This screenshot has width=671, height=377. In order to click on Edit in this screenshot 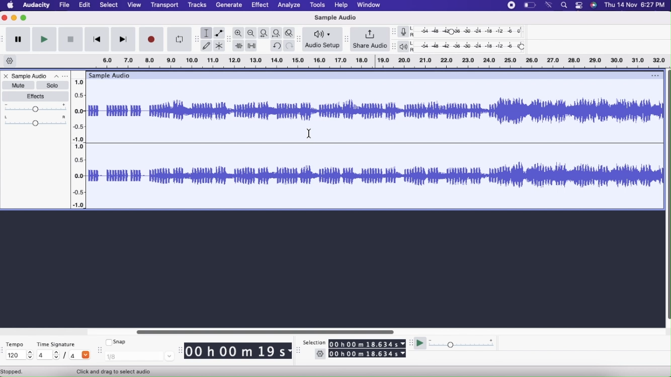, I will do `click(86, 6)`.